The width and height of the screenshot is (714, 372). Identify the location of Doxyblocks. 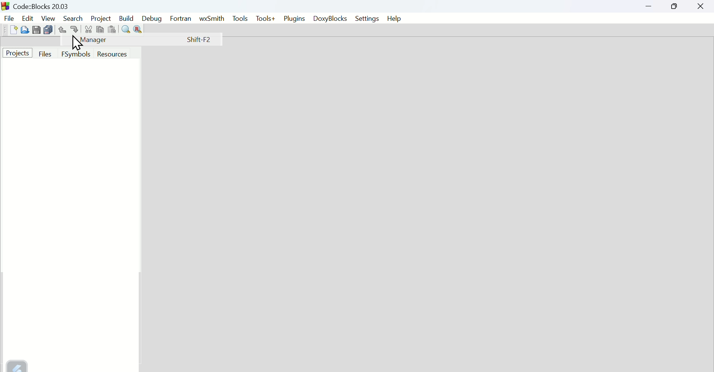
(329, 18).